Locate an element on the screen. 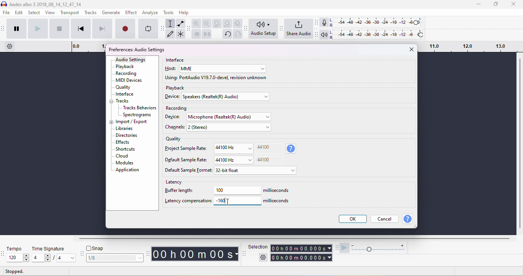 The image size is (523, 276). audacity edit toolbar is located at coordinates (188, 28).